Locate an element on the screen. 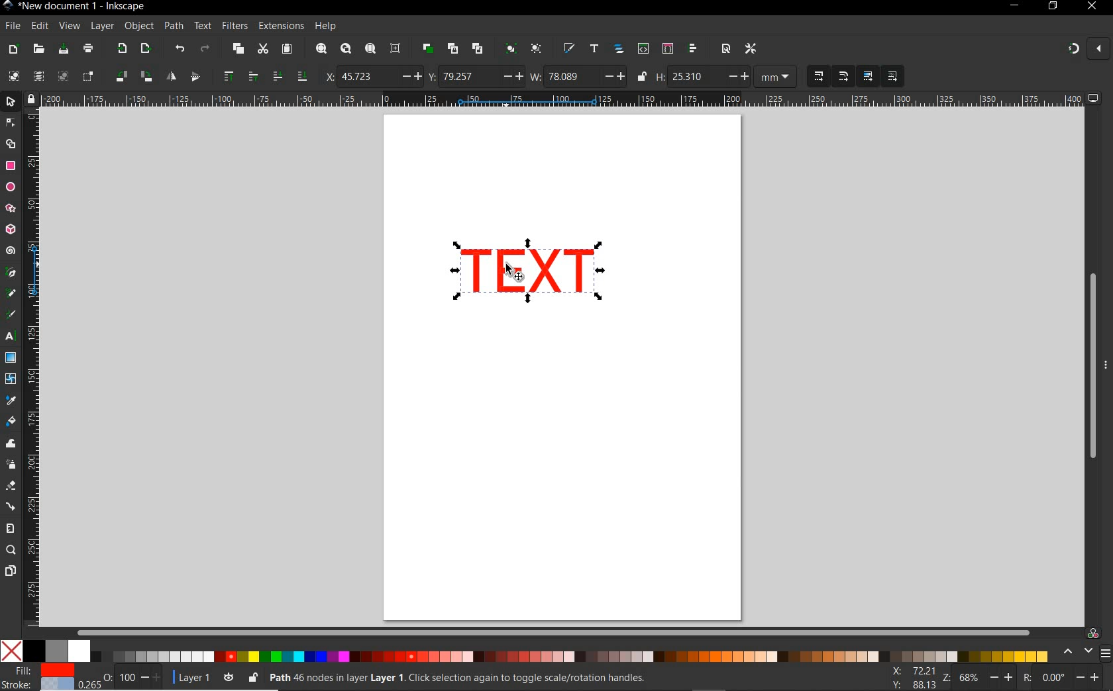 This screenshot has height=691, width=1113. RULER is located at coordinates (34, 369).